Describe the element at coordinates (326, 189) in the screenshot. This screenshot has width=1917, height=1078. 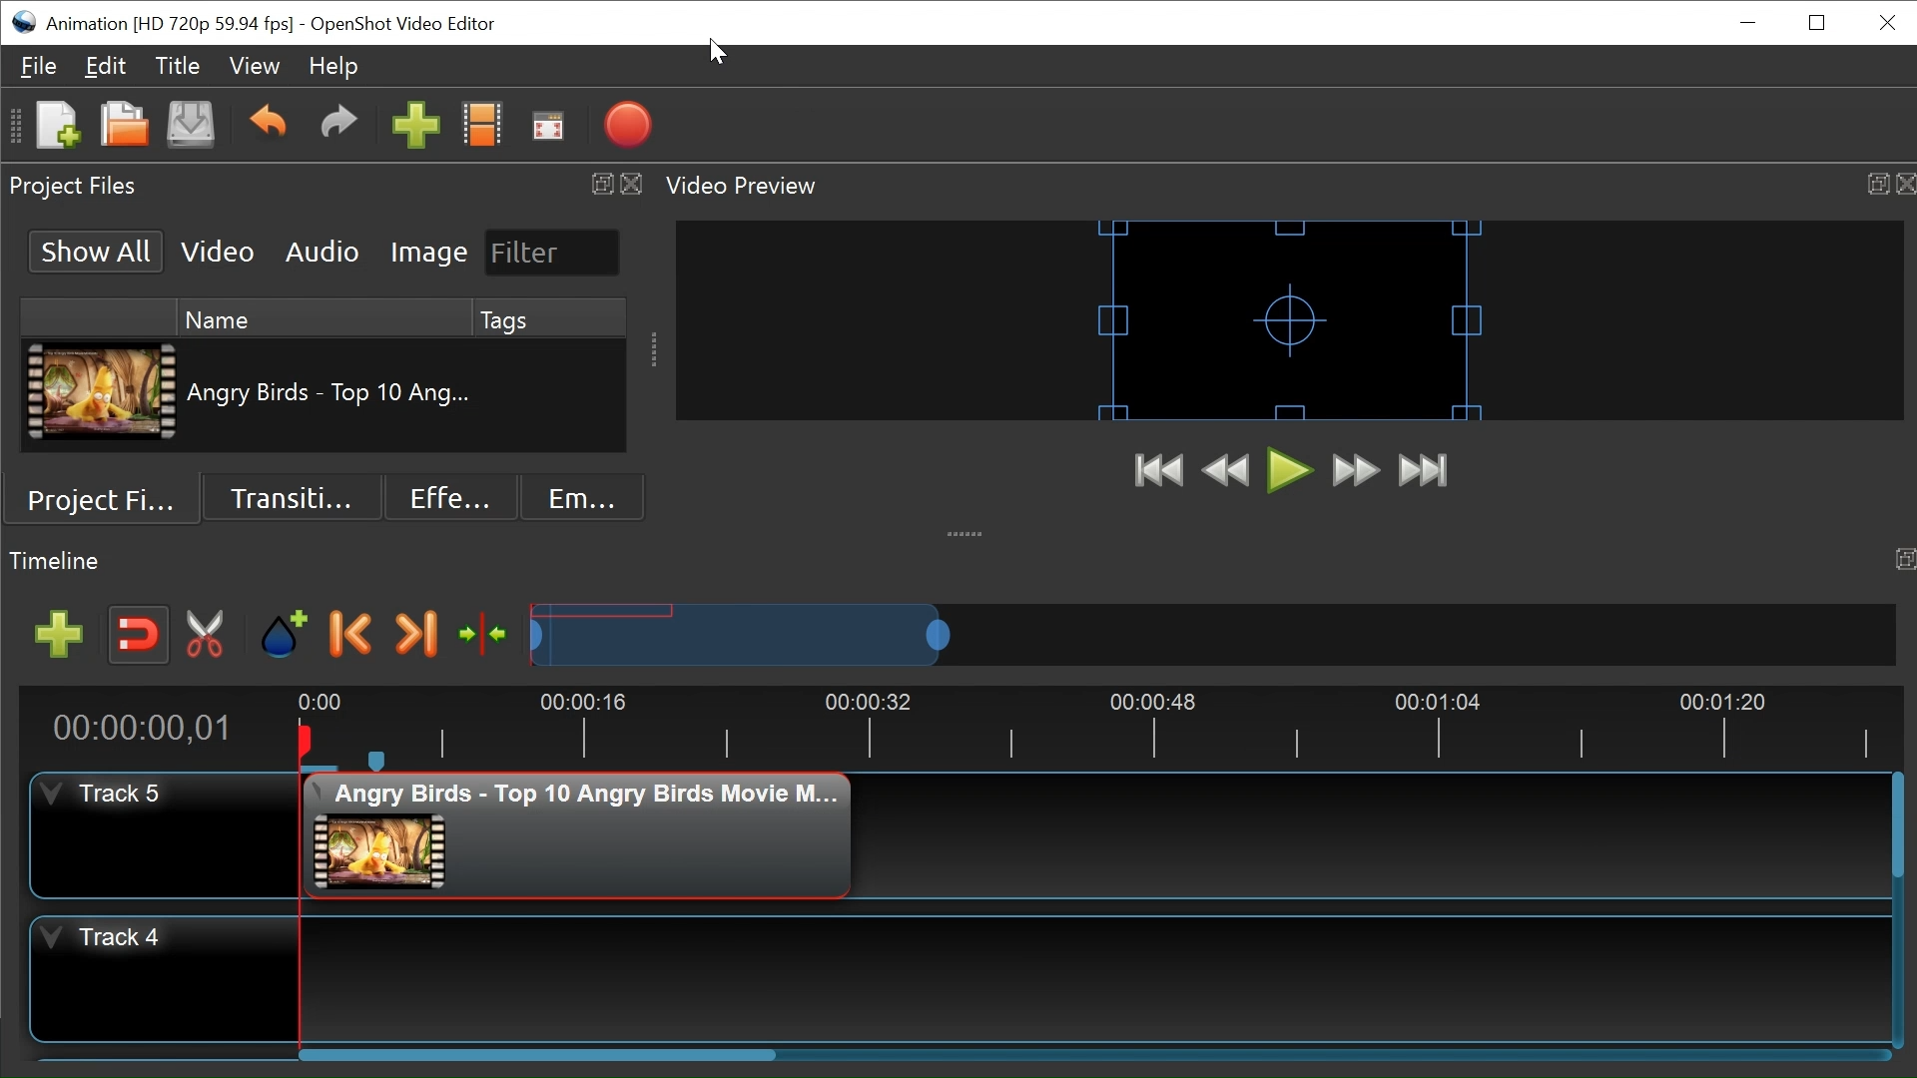
I see `Project Files` at that location.